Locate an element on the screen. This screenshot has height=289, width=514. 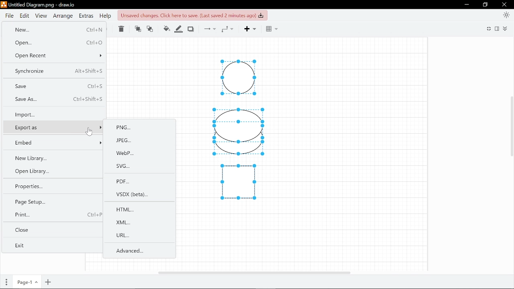
Pages is located at coordinates (6, 281).